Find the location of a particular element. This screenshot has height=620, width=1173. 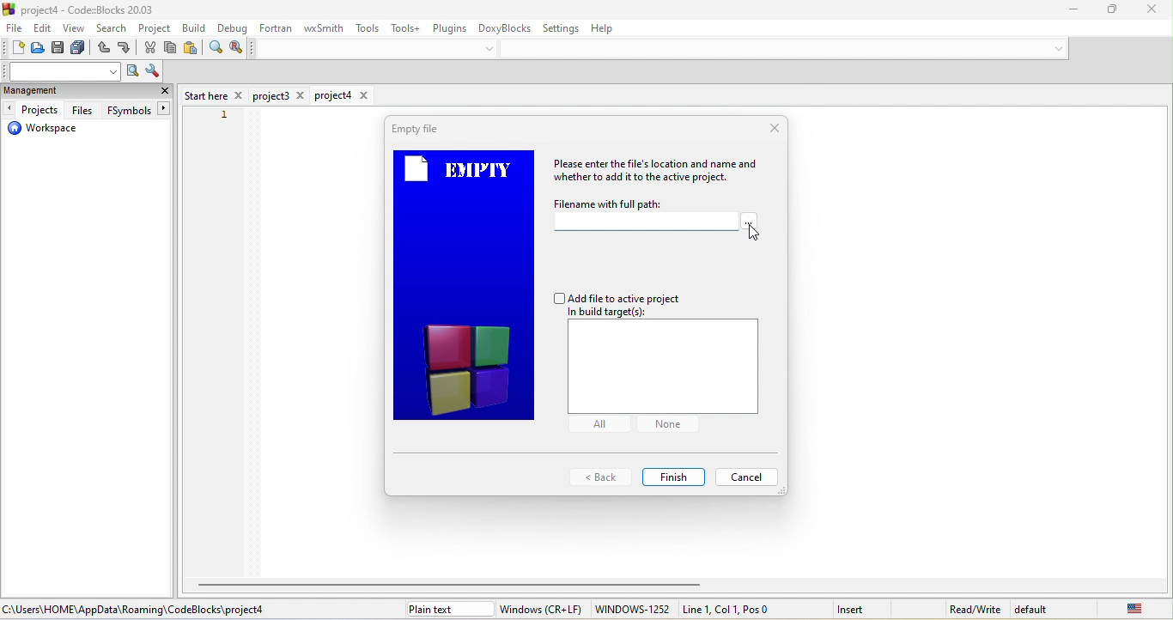

back is located at coordinates (607, 477).